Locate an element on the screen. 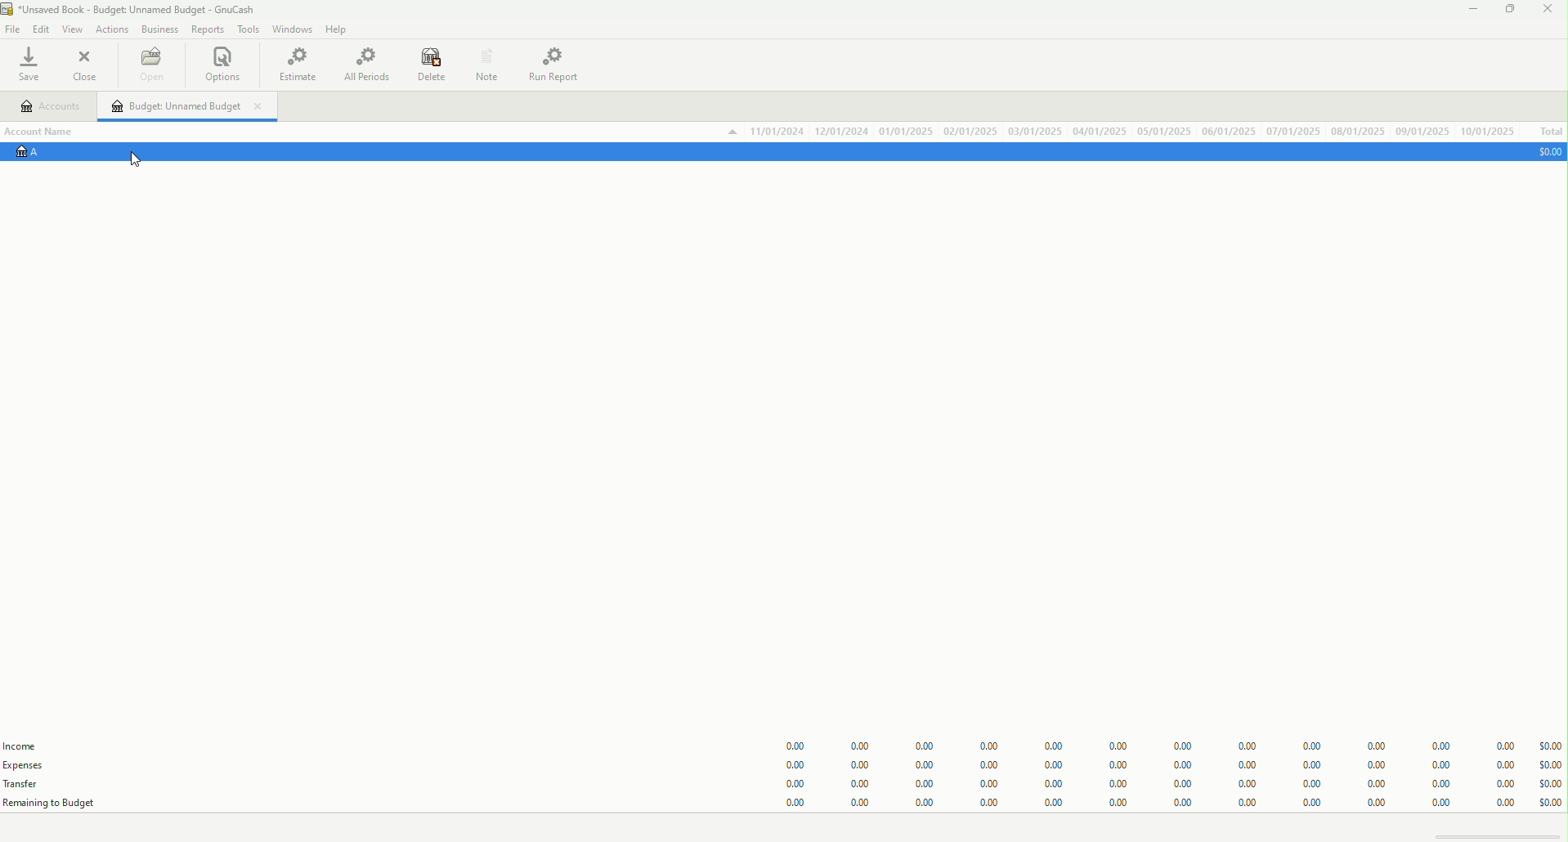 This screenshot has width=1568, height=842. Minimize is located at coordinates (1466, 12).